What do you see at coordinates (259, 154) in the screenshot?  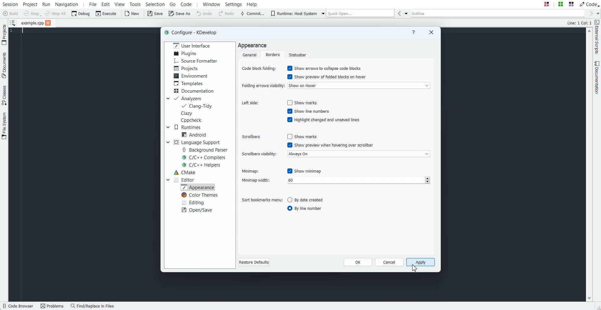 I see `Scroll visibility` at bounding box center [259, 154].